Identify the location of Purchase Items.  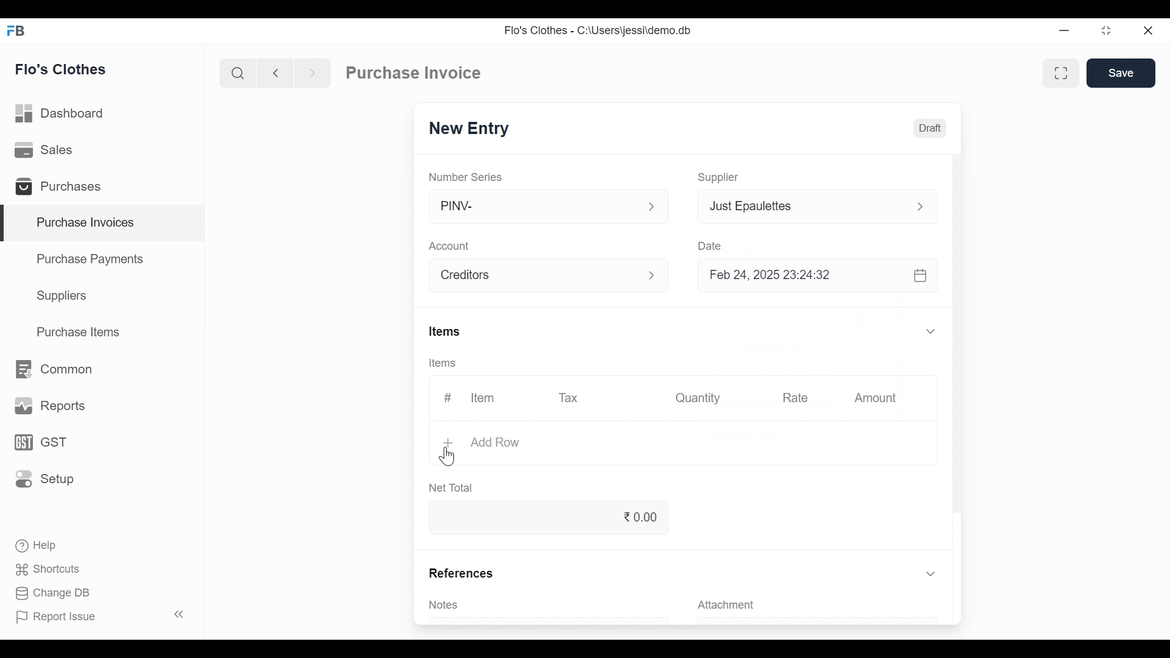
(81, 331).